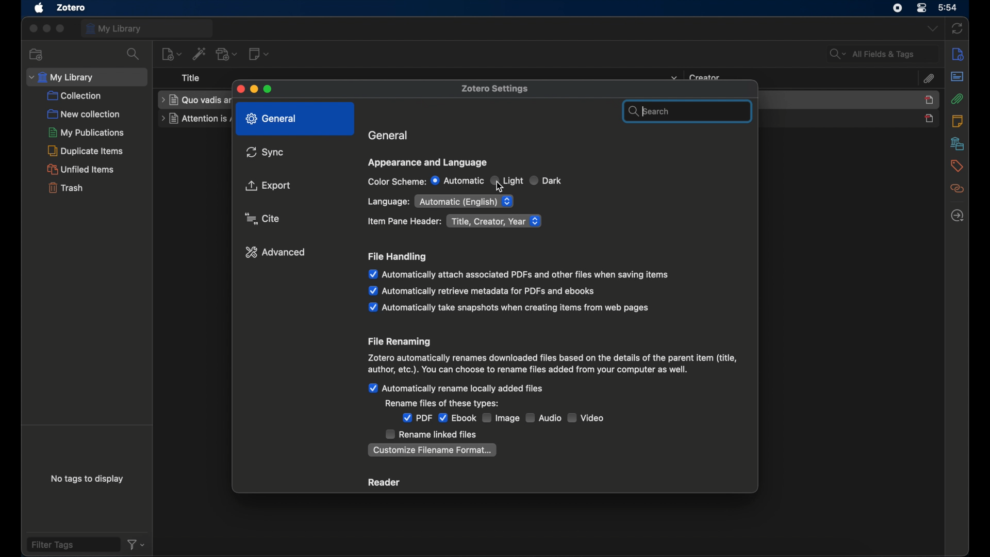 The height and width of the screenshot is (557, 990). What do you see at coordinates (192, 78) in the screenshot?
I see `title` at bounding box center [192, 78].